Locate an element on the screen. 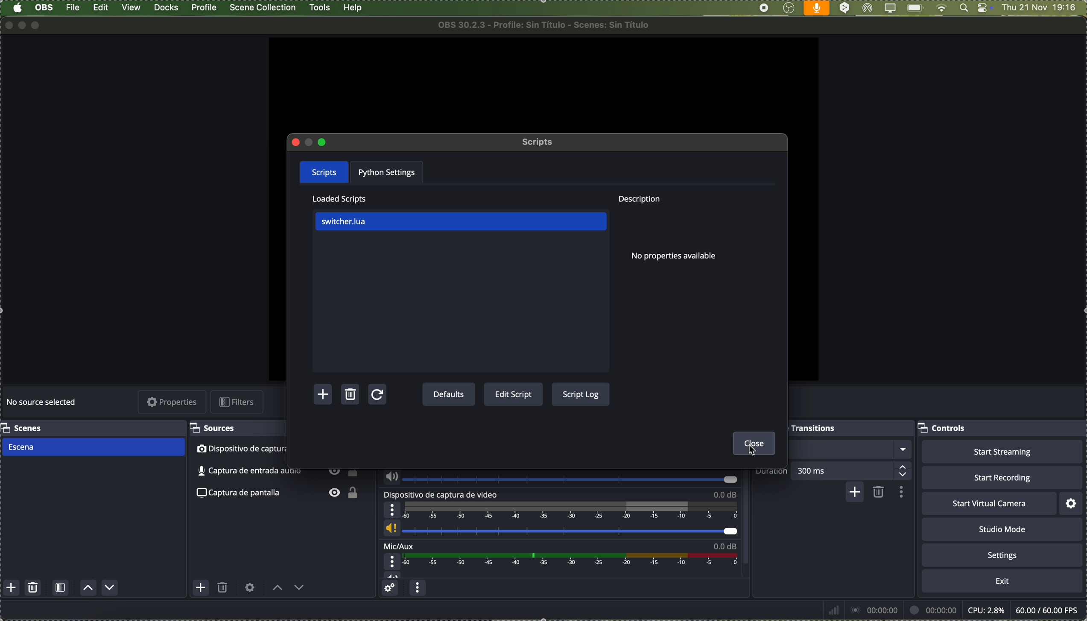 The height and width of the screenshot is (621, 1087). close pop-up is located at coordinates (296, 142).